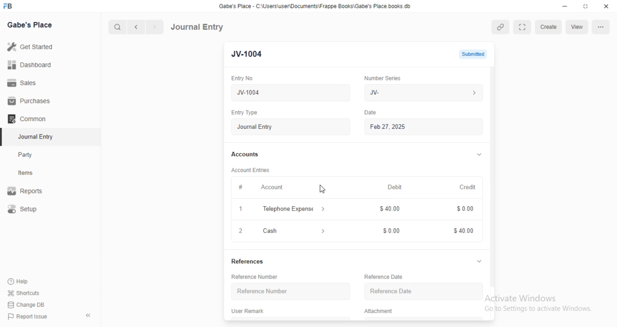 The width and height of the screenshot is (617, 327). What do you see at coordinates (462, 210) in the screenshot?
I see `0.00` at bounding box center [462, 210].